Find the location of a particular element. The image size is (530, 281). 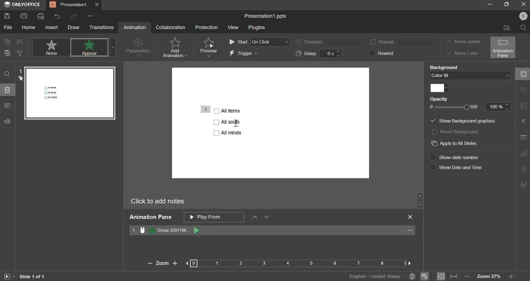

file location is located at coordinates (504, 28).